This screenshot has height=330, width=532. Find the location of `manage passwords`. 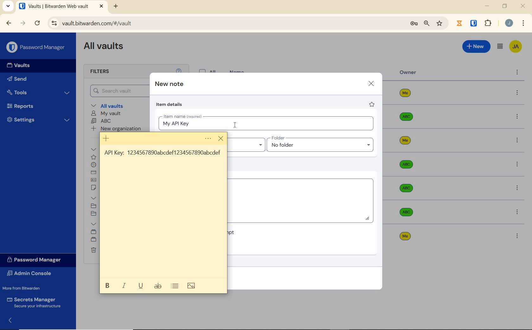

manage passwords is located at coordinates (414, 24).